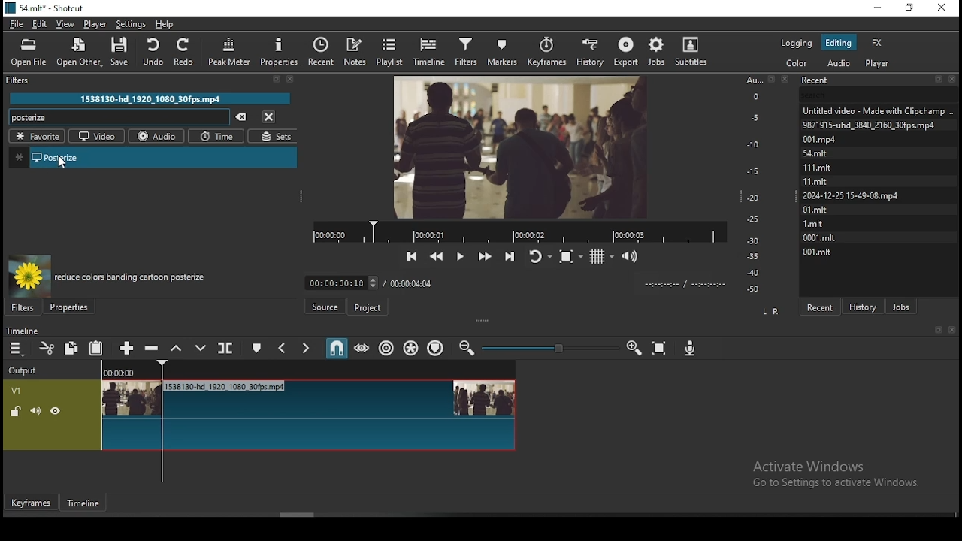 This screenshot has width=962, height=541. What do you see at coordinates (877, 8) in the screenshot?
I see `minimize` at bounding box center [877, 8].